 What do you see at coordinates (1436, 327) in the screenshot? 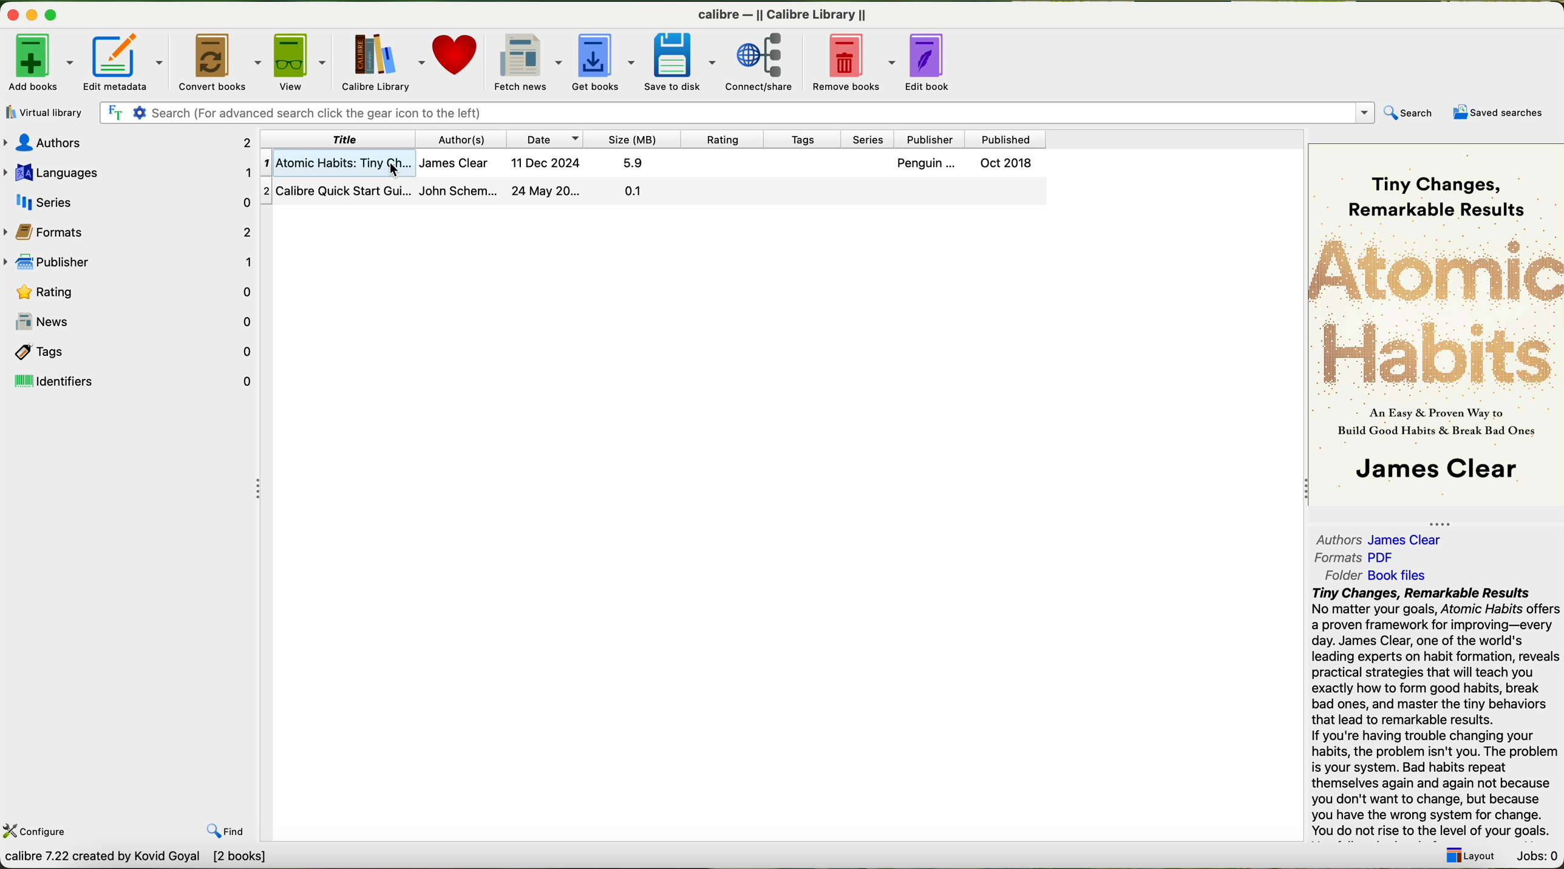
I see `book cover preview` at bounding box center [1436, 327].